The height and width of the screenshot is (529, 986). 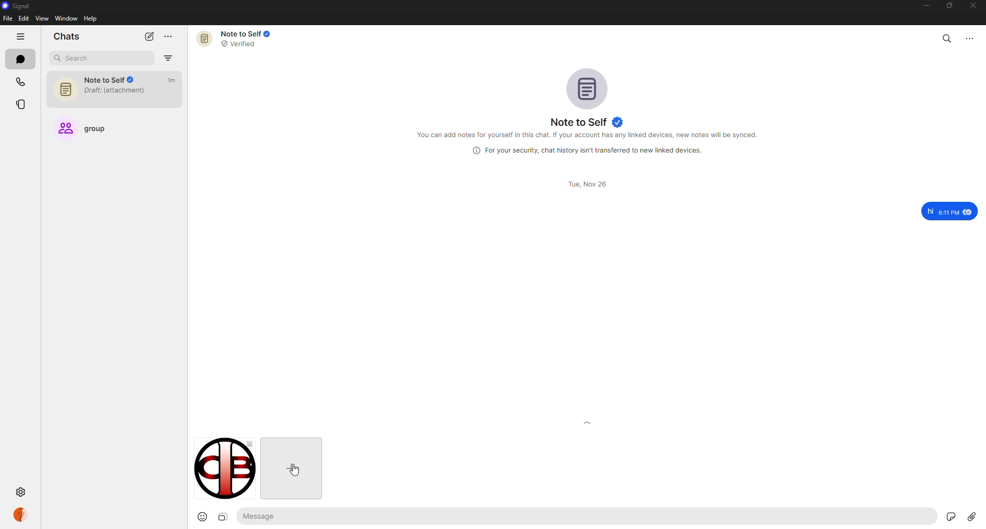 I want to click on close, so click(x=249, y=441).